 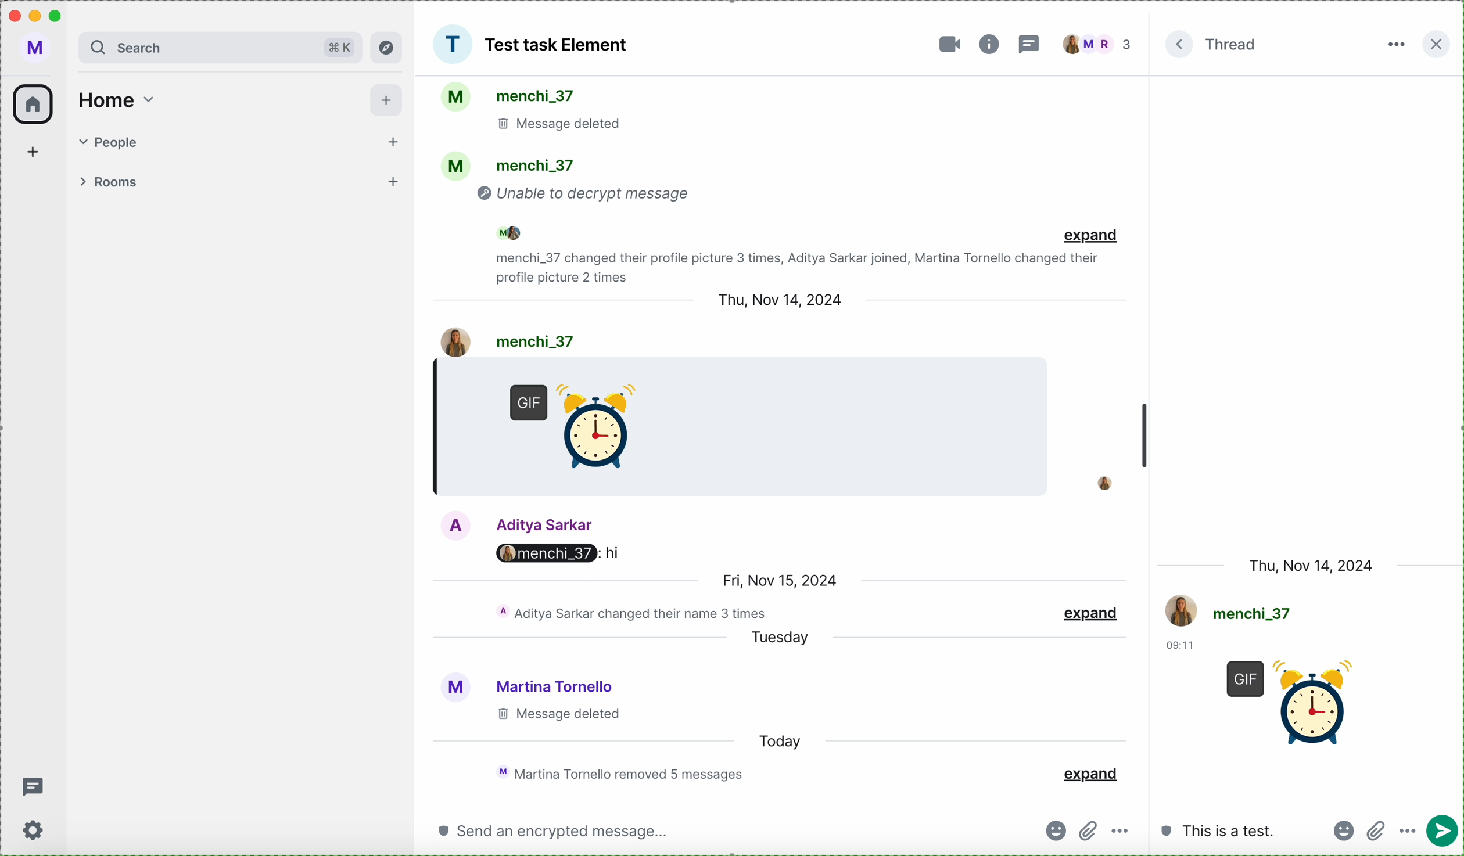 What do you see at coordinates (34, 104) in the screenshot?
I see `home icon` at bounding box center [34, 104].